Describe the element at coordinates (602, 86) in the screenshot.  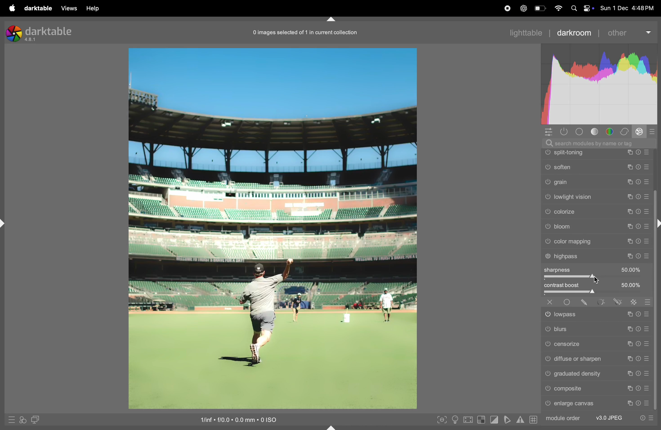
I see `histogram` at that location.